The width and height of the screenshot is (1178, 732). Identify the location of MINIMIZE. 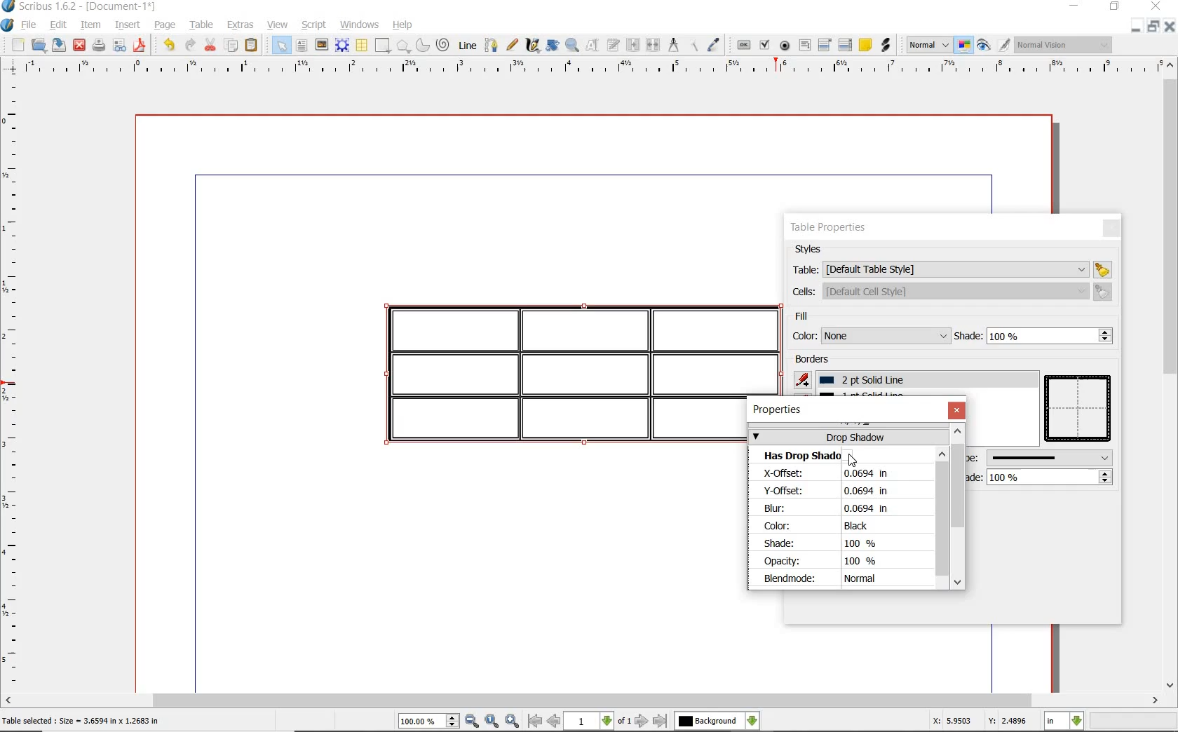
(1137, 26).